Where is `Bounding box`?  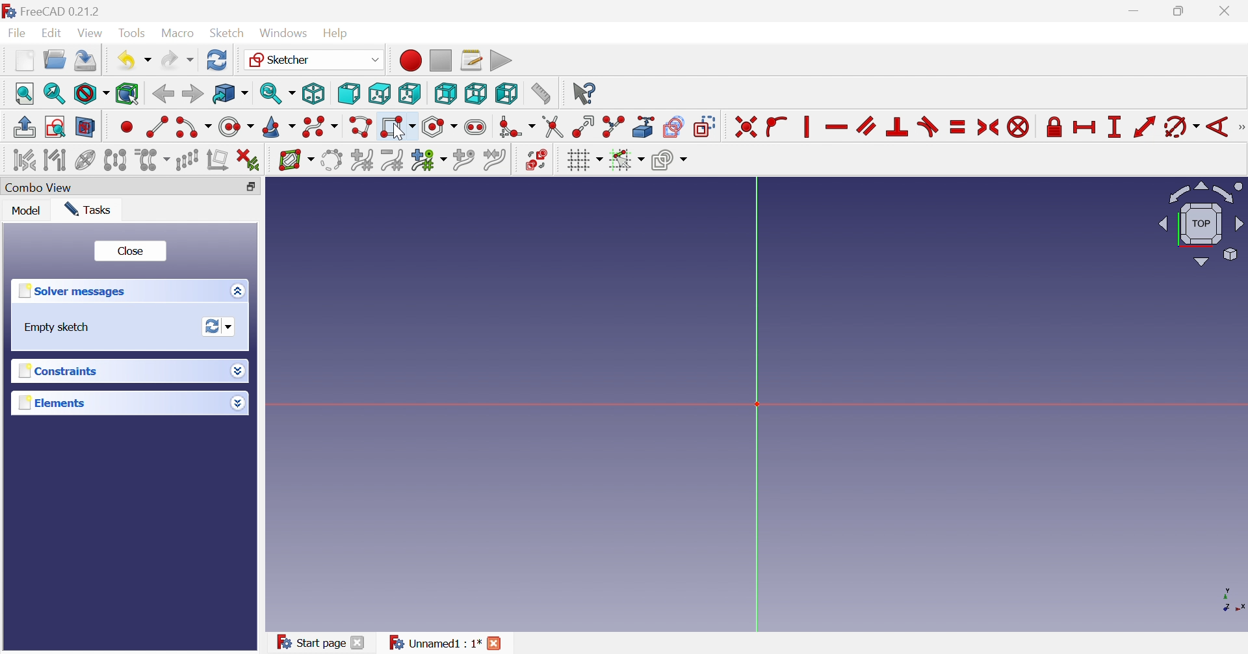
Bounding box is located at coordinates (127, 94).